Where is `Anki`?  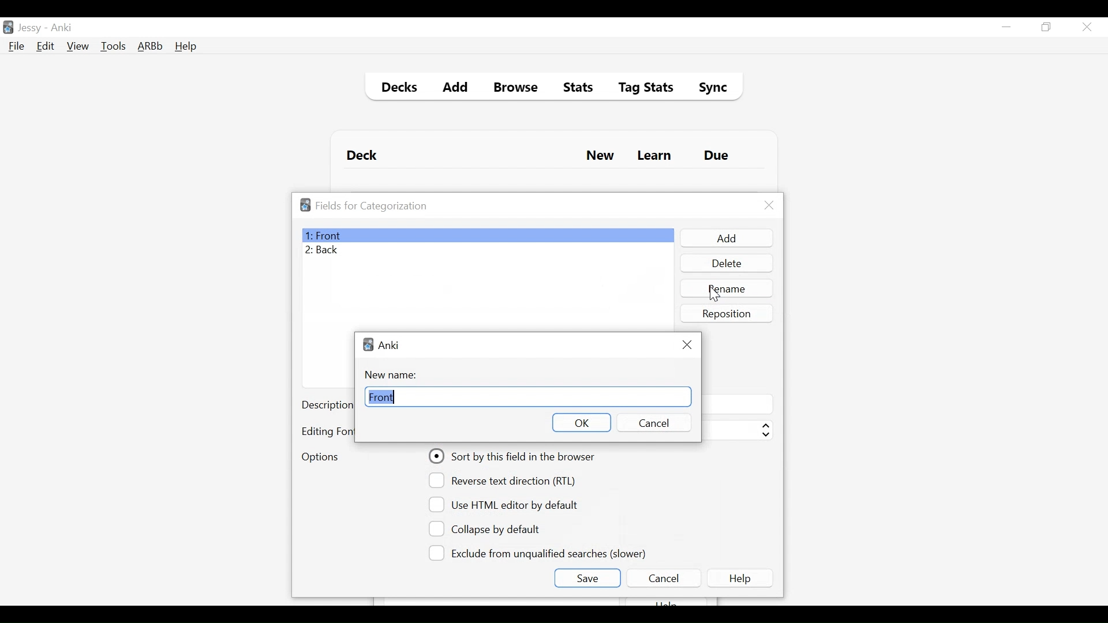
Anki is located at coordinates (390, 345).